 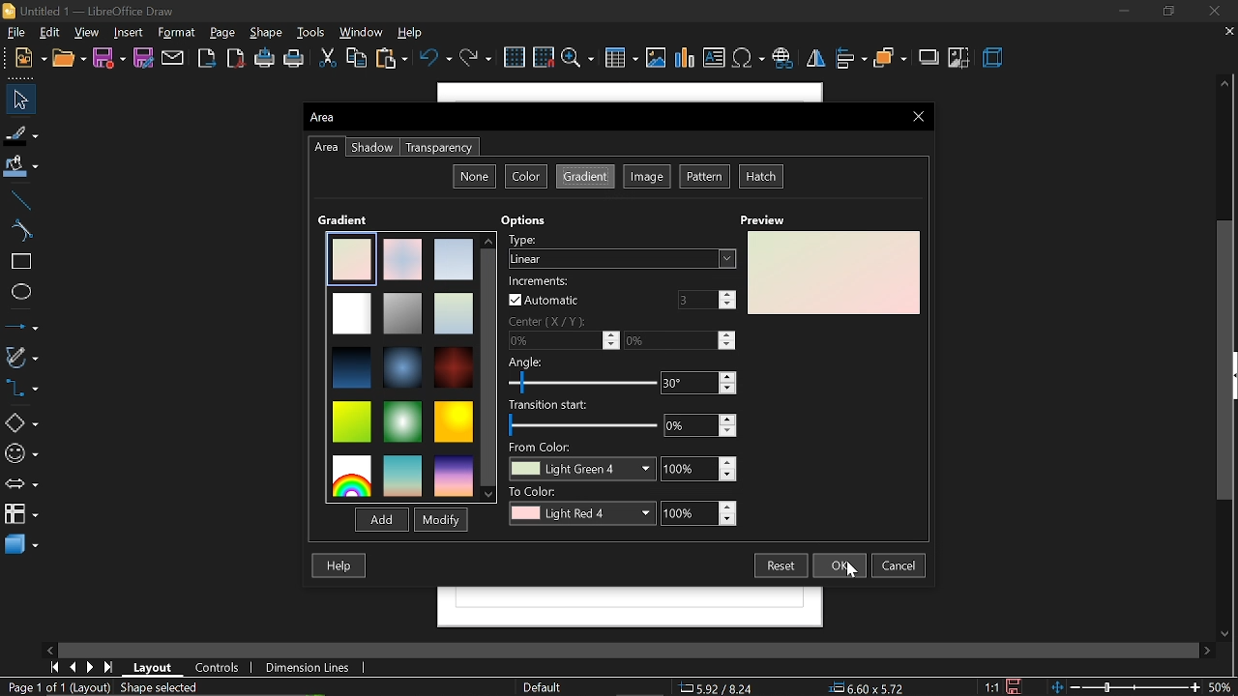 I want to click on controls, so click(x=218, y=666).